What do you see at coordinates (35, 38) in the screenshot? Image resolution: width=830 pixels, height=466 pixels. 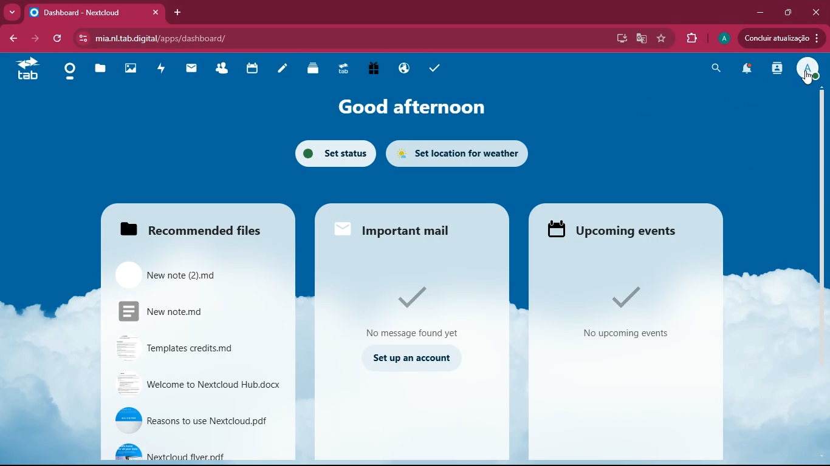 I see `forward` at bounding box center [35, 38].